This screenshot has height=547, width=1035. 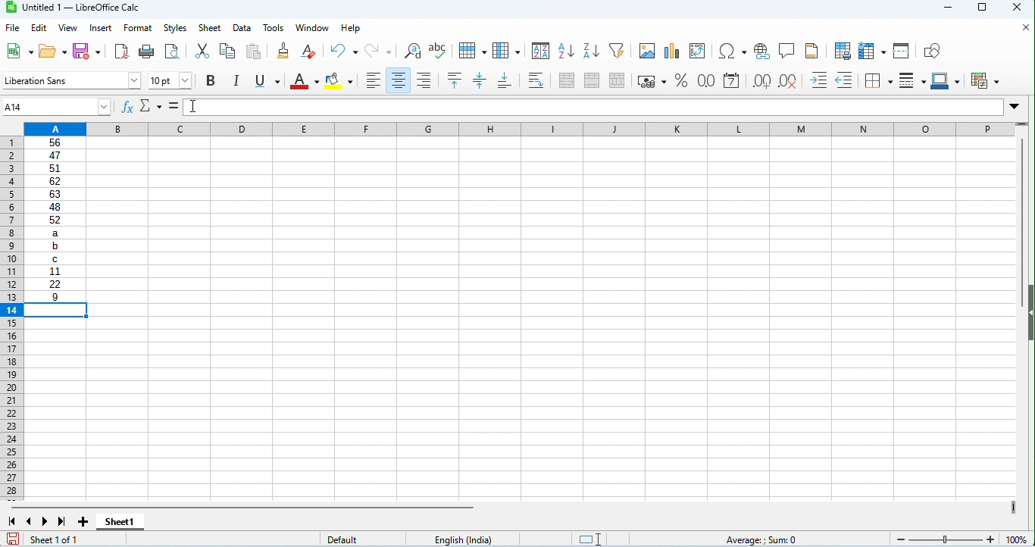 I want to click on drop down for font options, so click(x=135, y=80).